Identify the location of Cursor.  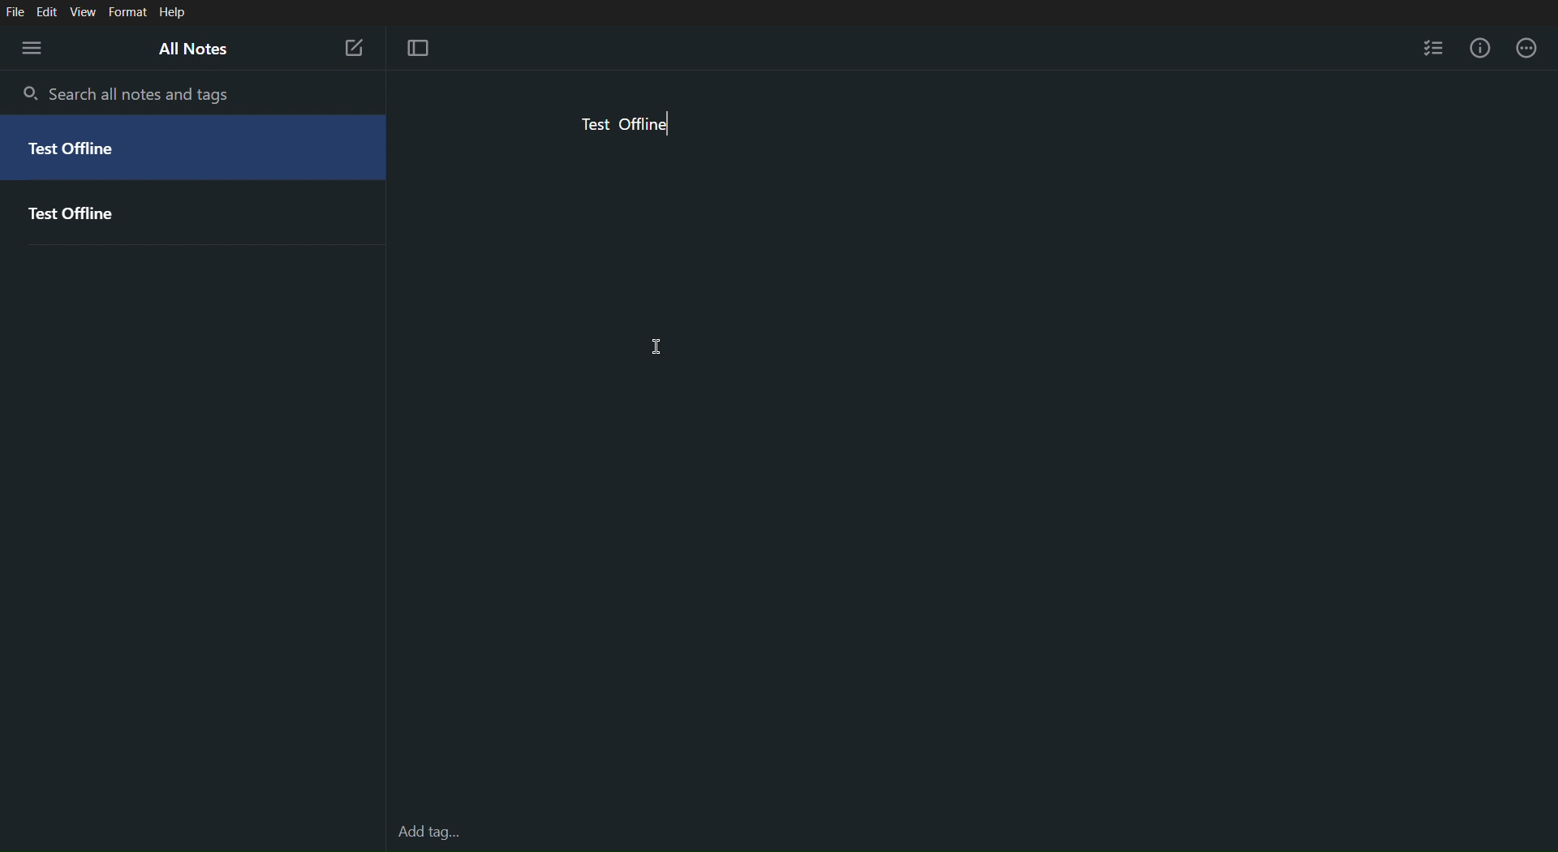
(657, 345).